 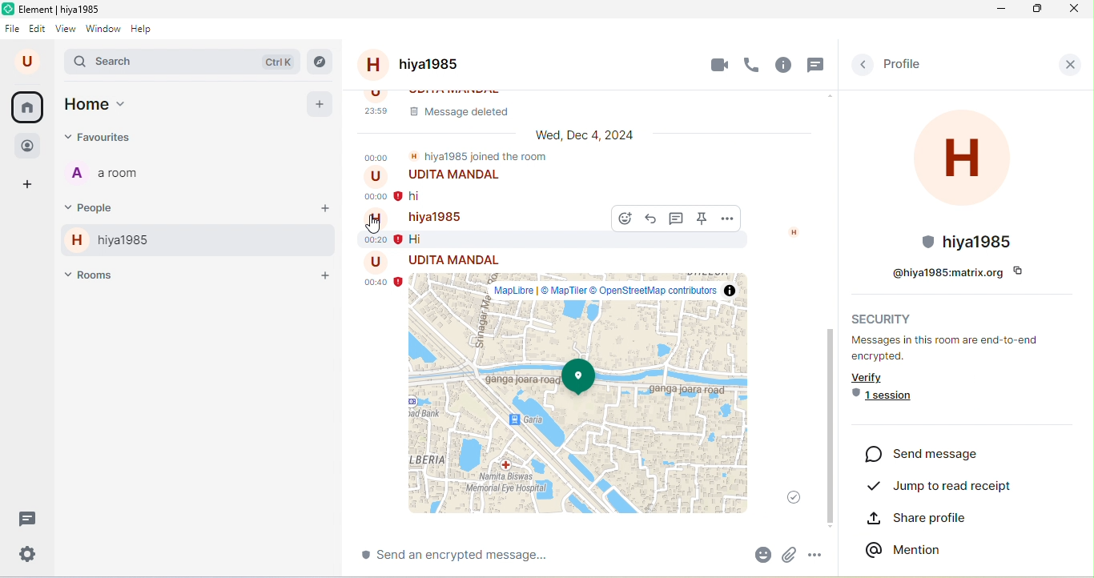 What do you see at coordinates (481, 228) in the screenshot?
I see `message from hiya 1985` at bounding box center [481, 228].